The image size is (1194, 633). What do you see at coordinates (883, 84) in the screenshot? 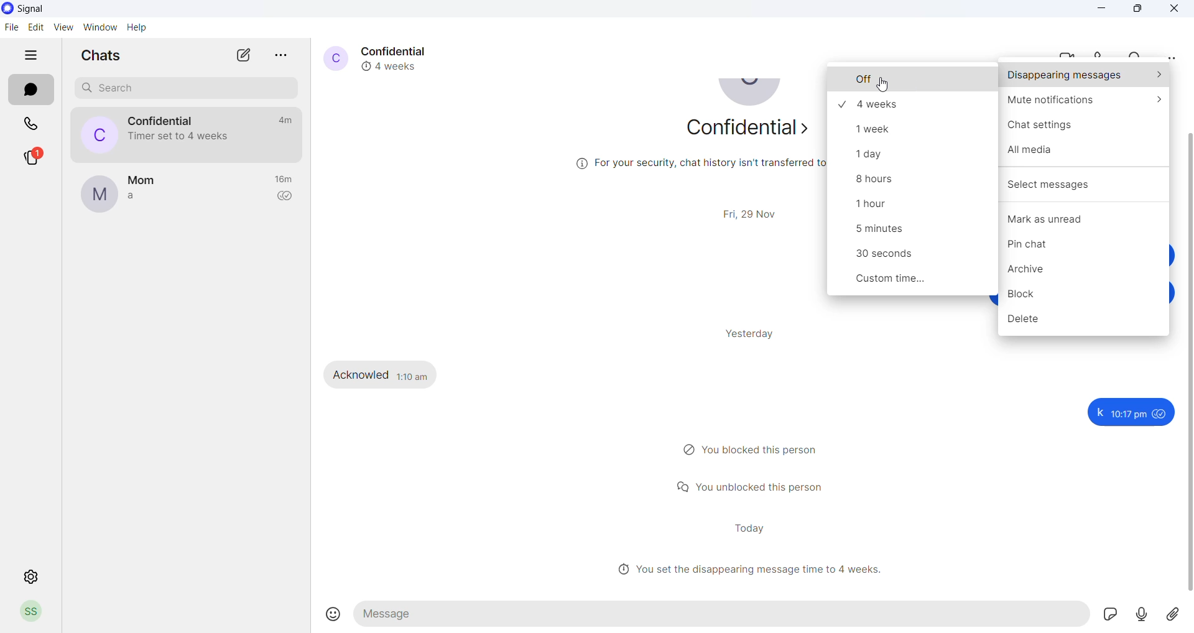
I see `disable disappearing messages` at bounding box center [883, 84].